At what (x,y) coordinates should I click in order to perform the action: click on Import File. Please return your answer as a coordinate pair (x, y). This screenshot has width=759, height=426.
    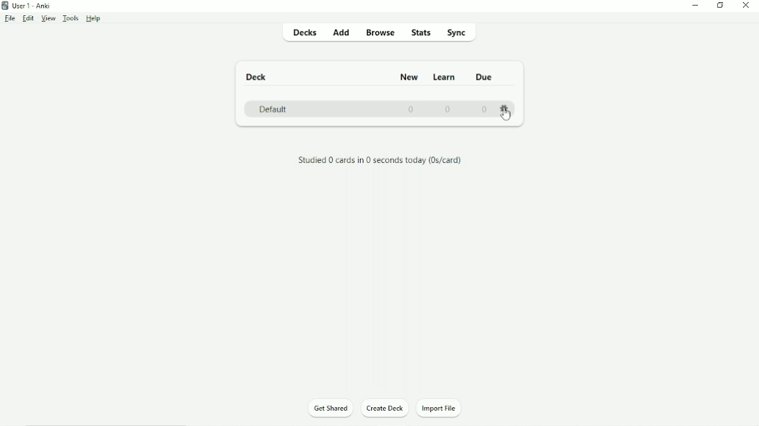
    Looking at the image, I should click on (439, 409).